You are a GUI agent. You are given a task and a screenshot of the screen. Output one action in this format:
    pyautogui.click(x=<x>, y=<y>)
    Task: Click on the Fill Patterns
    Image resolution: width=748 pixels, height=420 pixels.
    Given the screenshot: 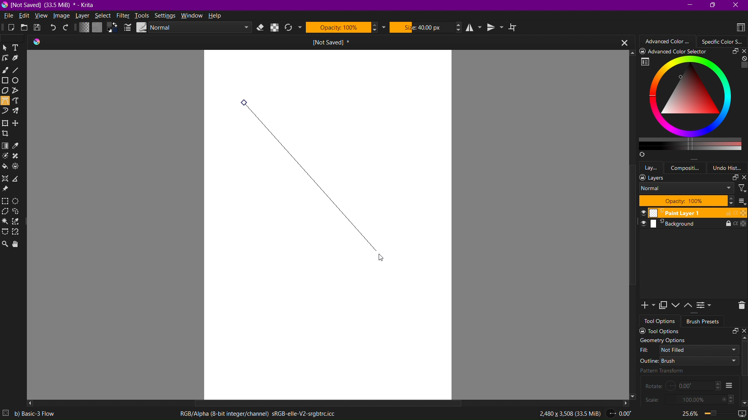 What is the action you would take?
    pyautogui.click(x=97, y=28)
    